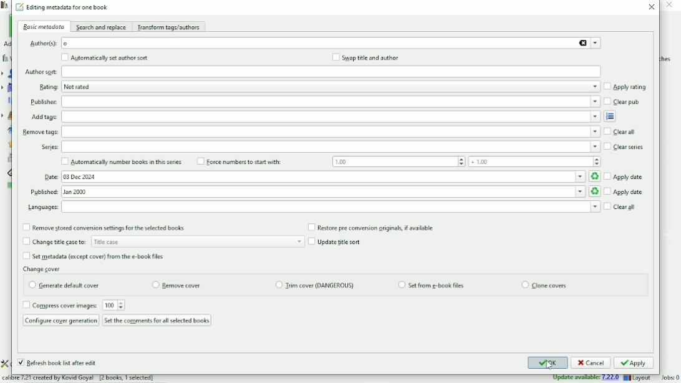  Describe the element at coordinates (123, 305) in the screenshot. I see `increment or decrement ` at that location.